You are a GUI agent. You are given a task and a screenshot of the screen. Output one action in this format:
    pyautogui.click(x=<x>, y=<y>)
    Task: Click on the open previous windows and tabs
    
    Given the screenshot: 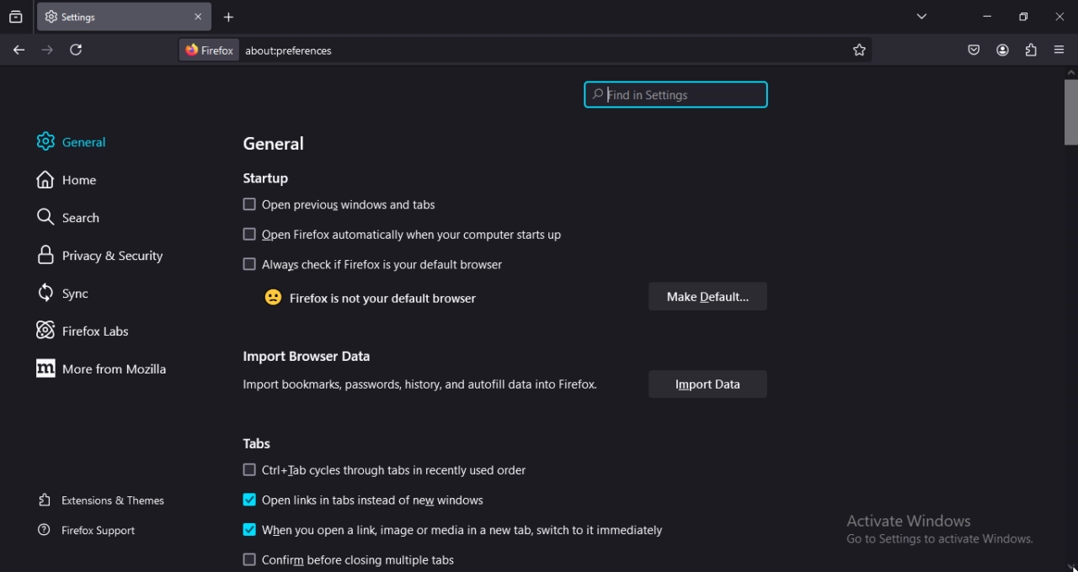 What is the action you would take?
    pyautogui.click(x=340, y=204)
    